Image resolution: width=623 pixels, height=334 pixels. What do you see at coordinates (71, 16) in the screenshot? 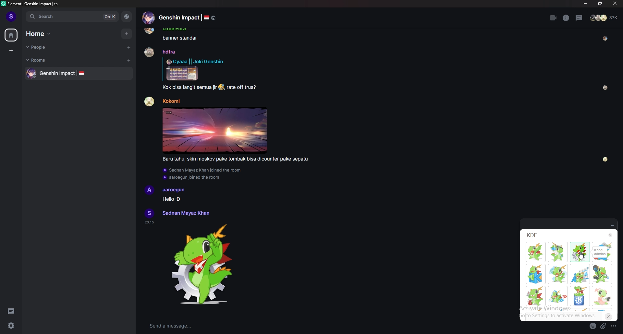
I see `search` at bounding box center [71, 16].